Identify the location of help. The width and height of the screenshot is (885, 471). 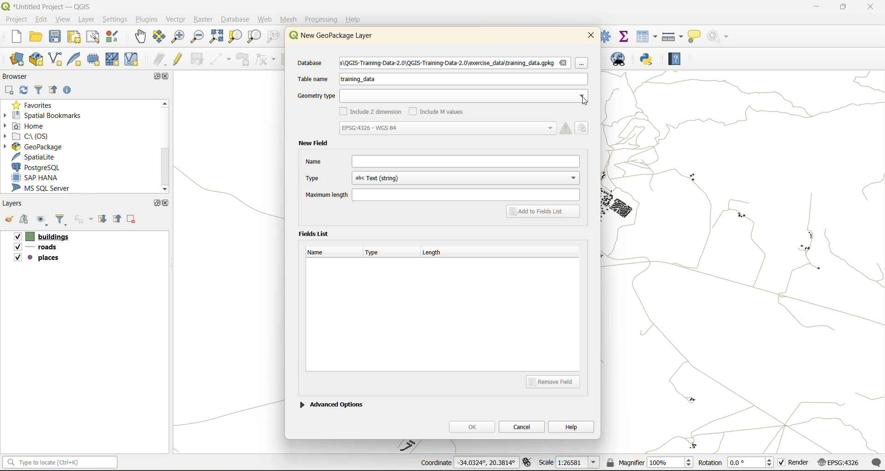
(674, 60).